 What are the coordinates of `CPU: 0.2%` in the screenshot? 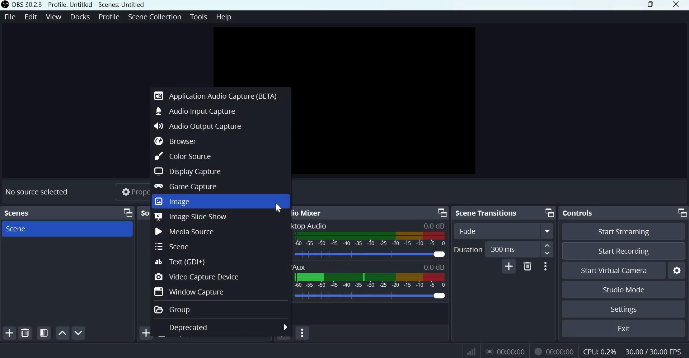 It's located at (599, 350).